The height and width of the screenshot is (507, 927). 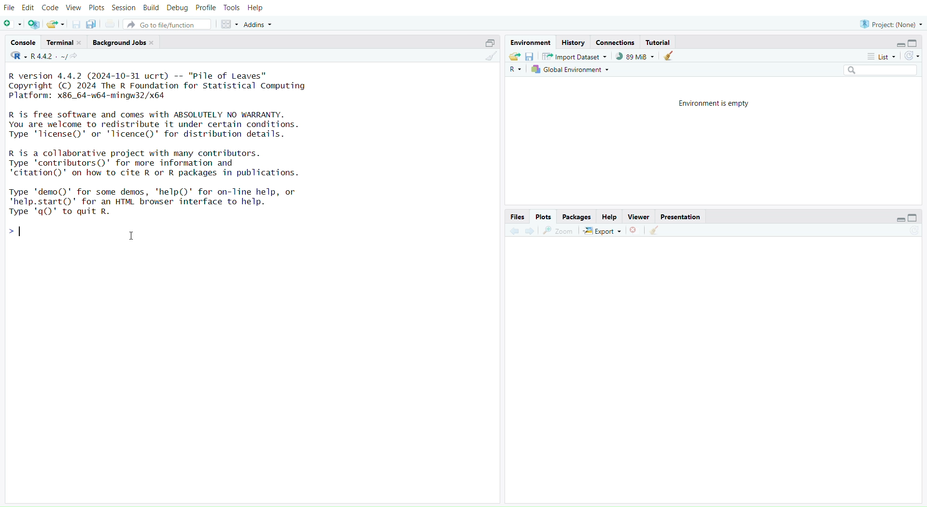 I want to click on Save all open documents (Ctrl + Alt + S), so click(x=94, y=24).